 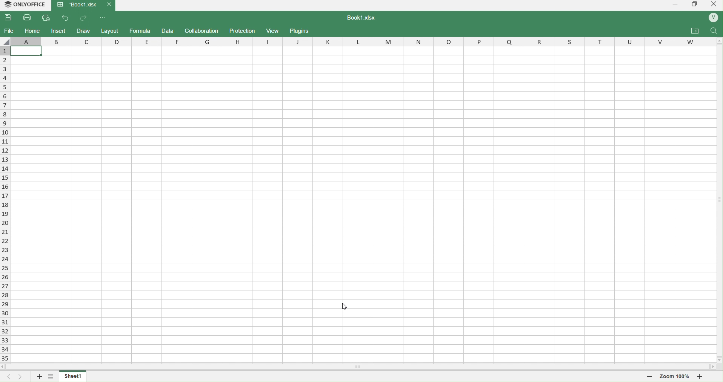 I want to click on data, so click(x=169, y=31).